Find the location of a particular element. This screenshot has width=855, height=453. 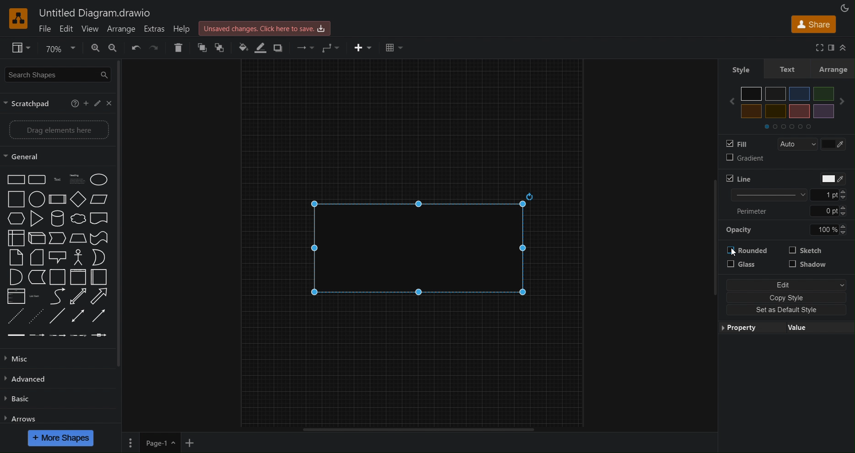

Line Size is located at coordinates (788, 195).